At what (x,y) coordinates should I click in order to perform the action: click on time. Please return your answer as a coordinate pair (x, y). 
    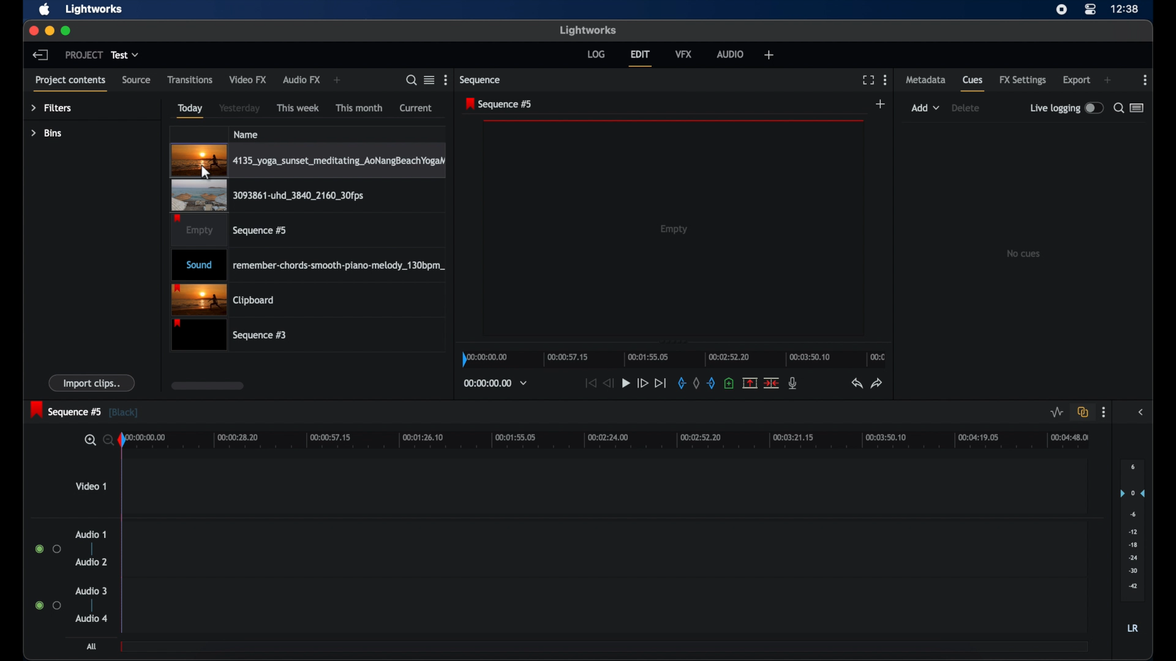
    Looking at the image, I should click on (1126, 9).